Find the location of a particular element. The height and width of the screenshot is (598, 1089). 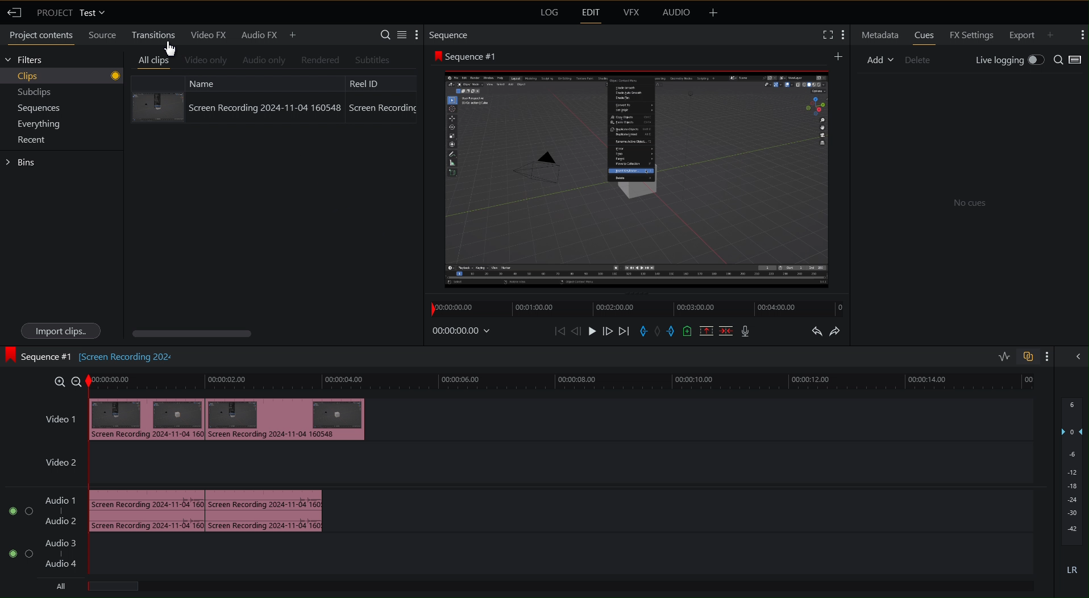

Audio Track 2 is located at coordinates (54, 554).